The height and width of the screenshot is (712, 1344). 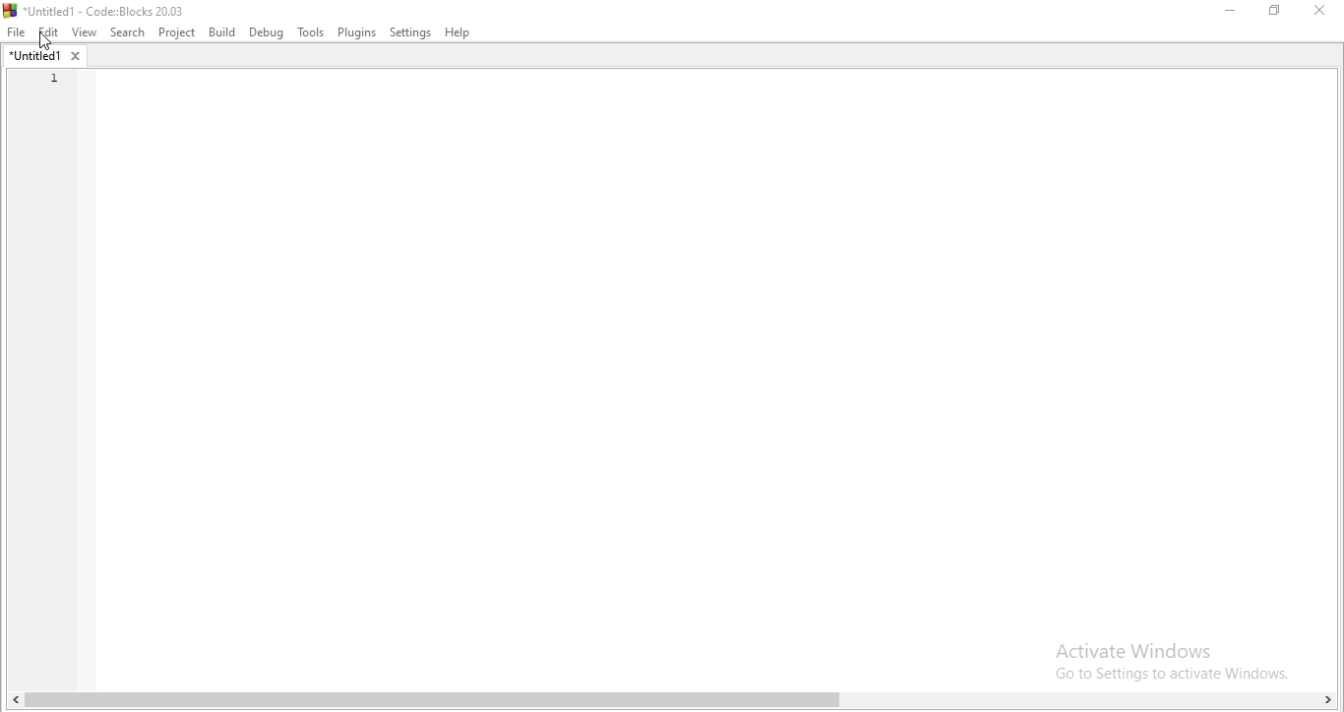 I want to click on cursor, so click(x=47, y=41).